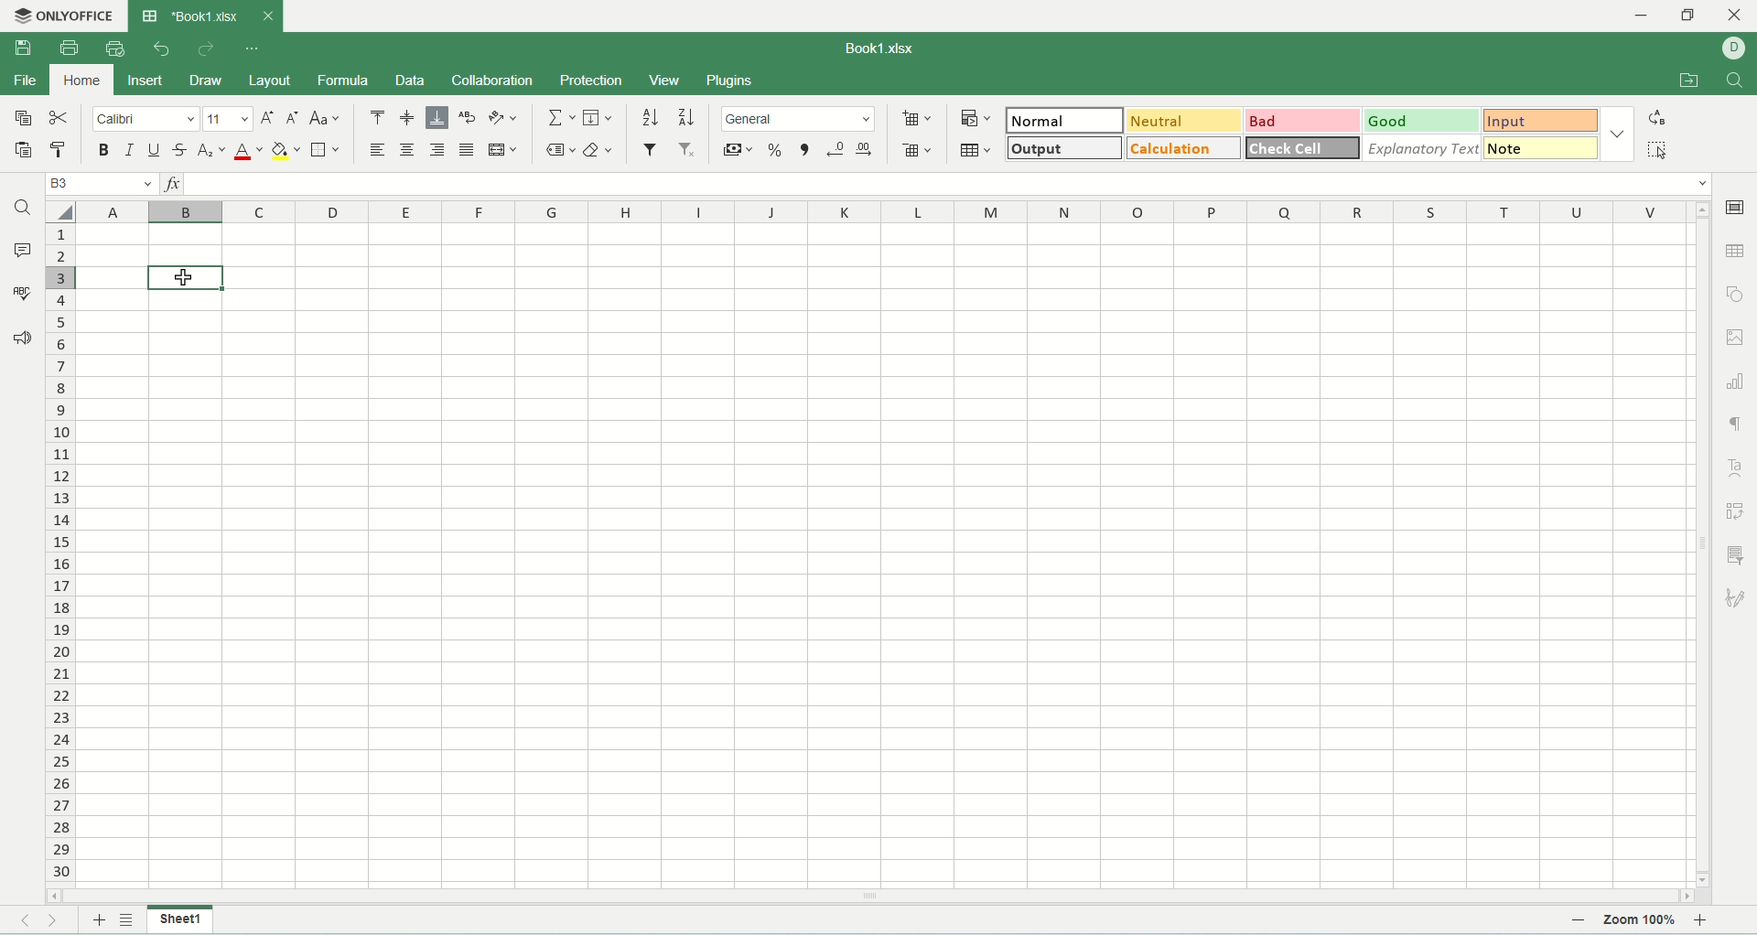 This screenshot has height=935, width=1757. I want to click on named ranges, so click(561, 150).